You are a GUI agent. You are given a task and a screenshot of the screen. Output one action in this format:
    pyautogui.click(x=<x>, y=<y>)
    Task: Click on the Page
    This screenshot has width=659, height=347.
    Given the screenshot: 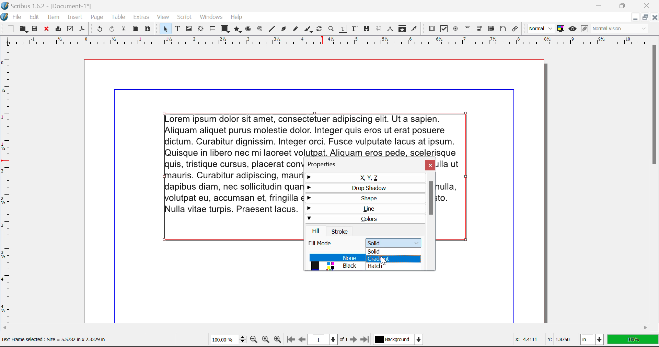 What is the action you would take?
    pyautogui.click(x=96, y=18)
    